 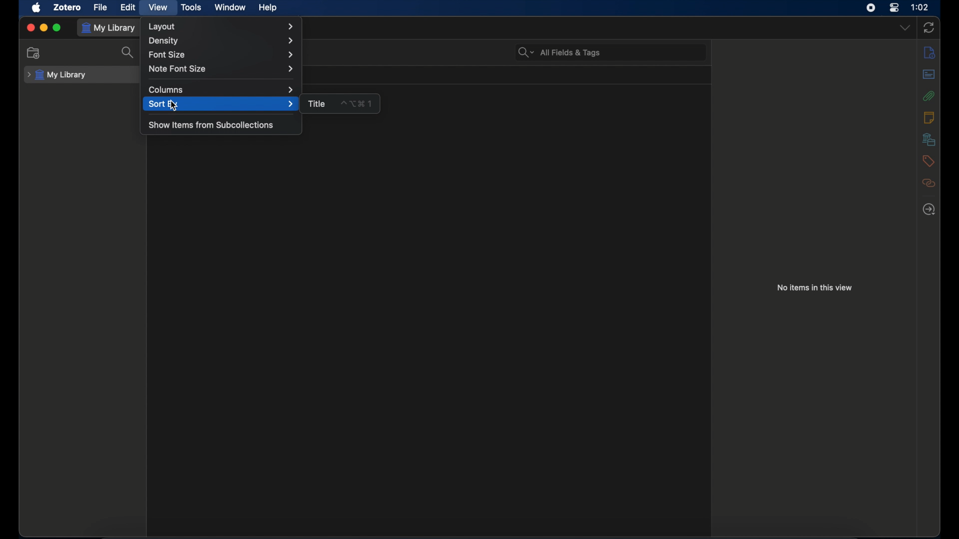 What do you see at coordinates (558, 52) in the screenshot?
I see `search bar` at bounding box center [558, 52].